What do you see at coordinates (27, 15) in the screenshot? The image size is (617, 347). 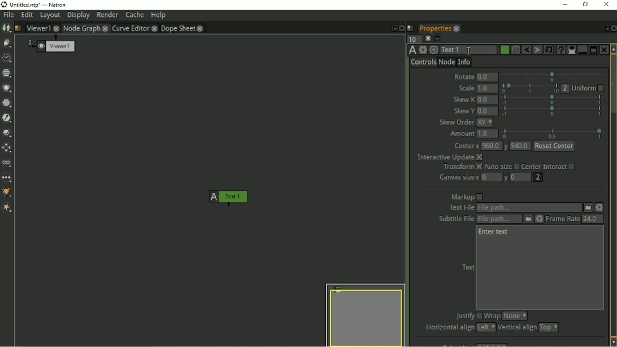 I see `Edit` at bounding box center [27, 15].